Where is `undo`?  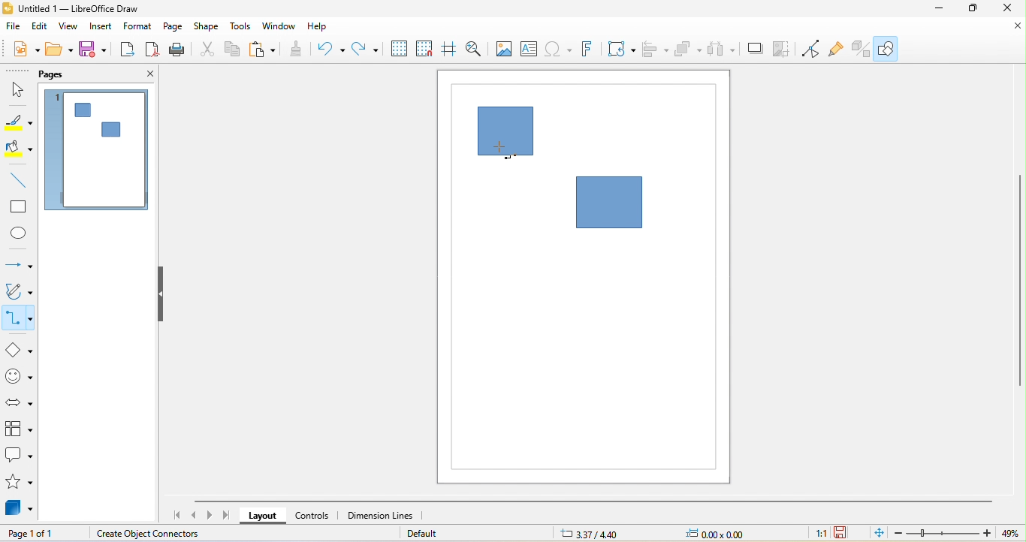
undo is located at coordinates (333, 50).